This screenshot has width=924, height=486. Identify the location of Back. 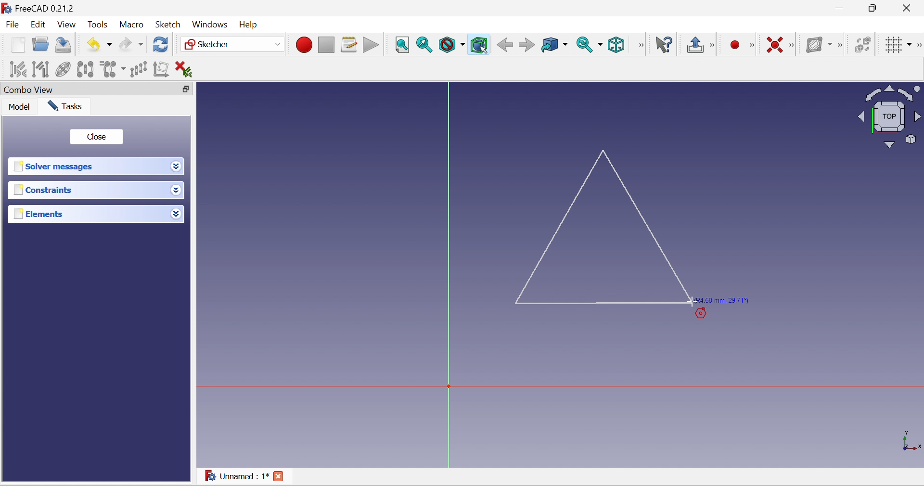
(505, 45).